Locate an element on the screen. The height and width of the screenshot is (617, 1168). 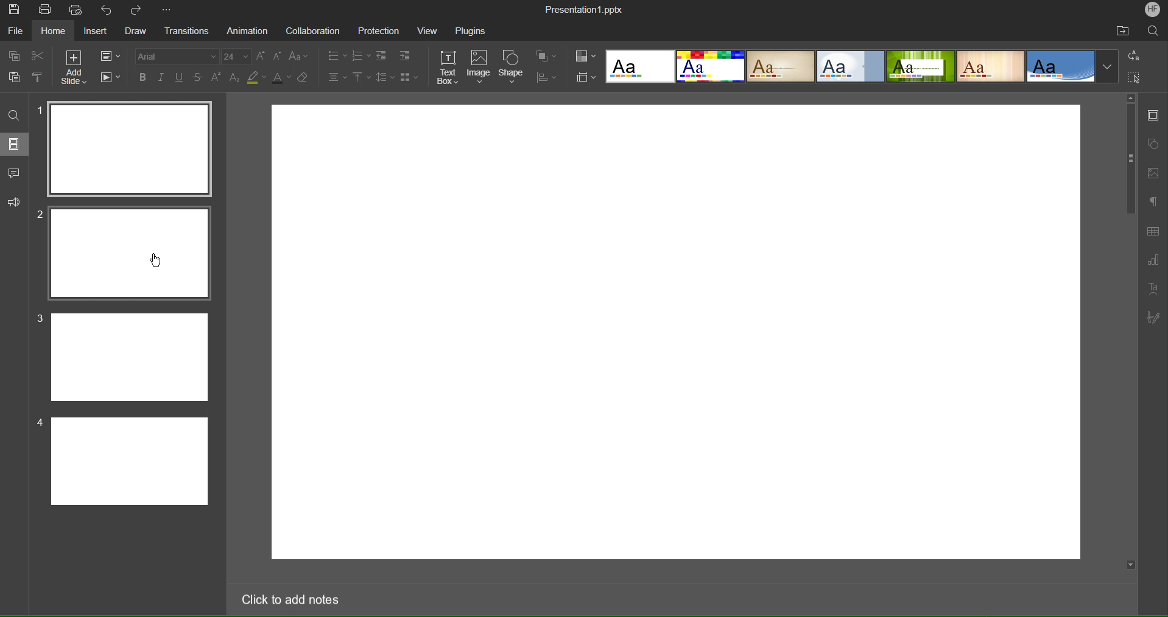
Insert is located at coordinates (97, 31).